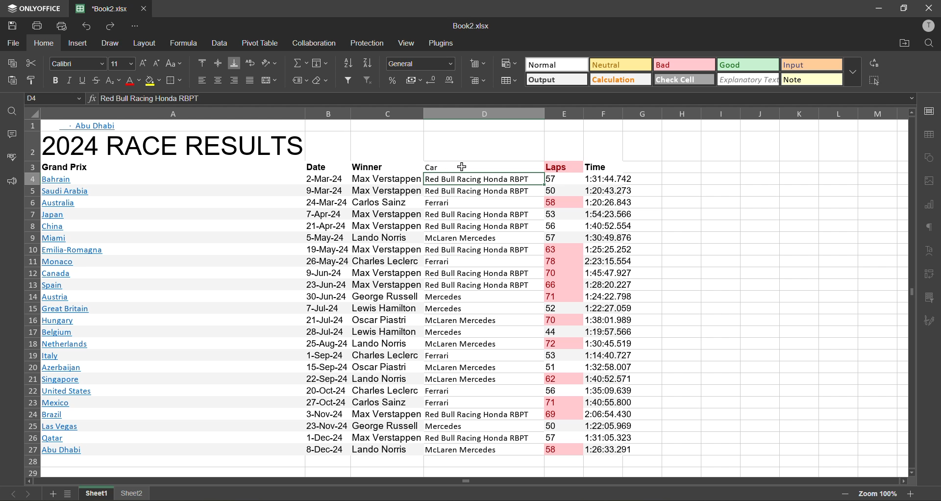  I want to click on calculation, so click(617, 81).